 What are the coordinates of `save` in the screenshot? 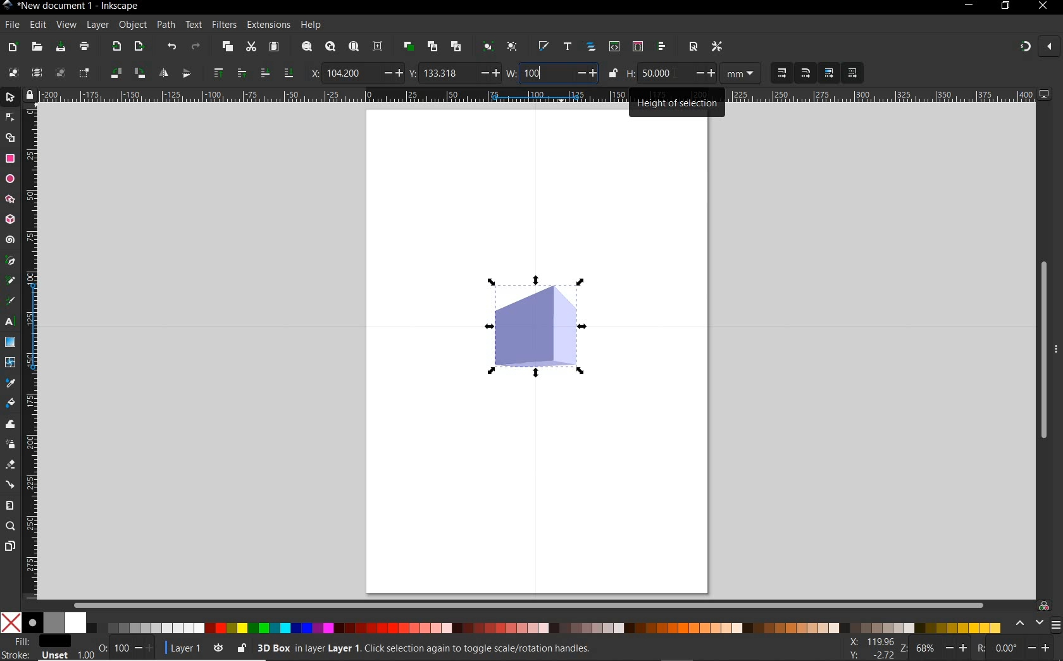 It's located at (60, 46).